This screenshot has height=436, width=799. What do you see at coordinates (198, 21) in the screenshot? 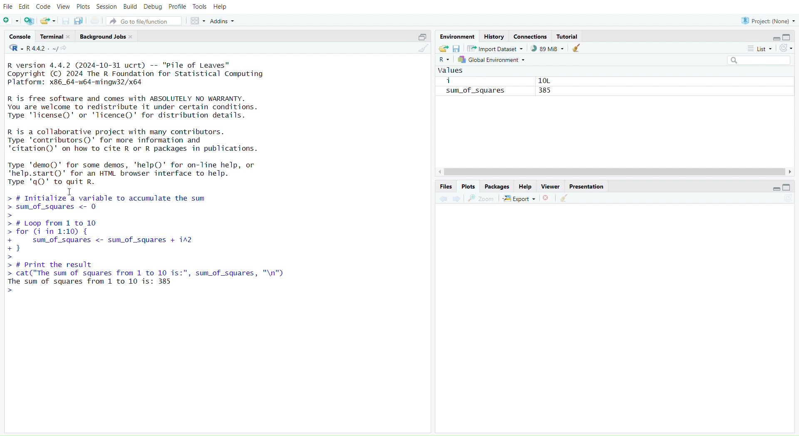
I see `workspace panes` at bounding box center [198, 21].